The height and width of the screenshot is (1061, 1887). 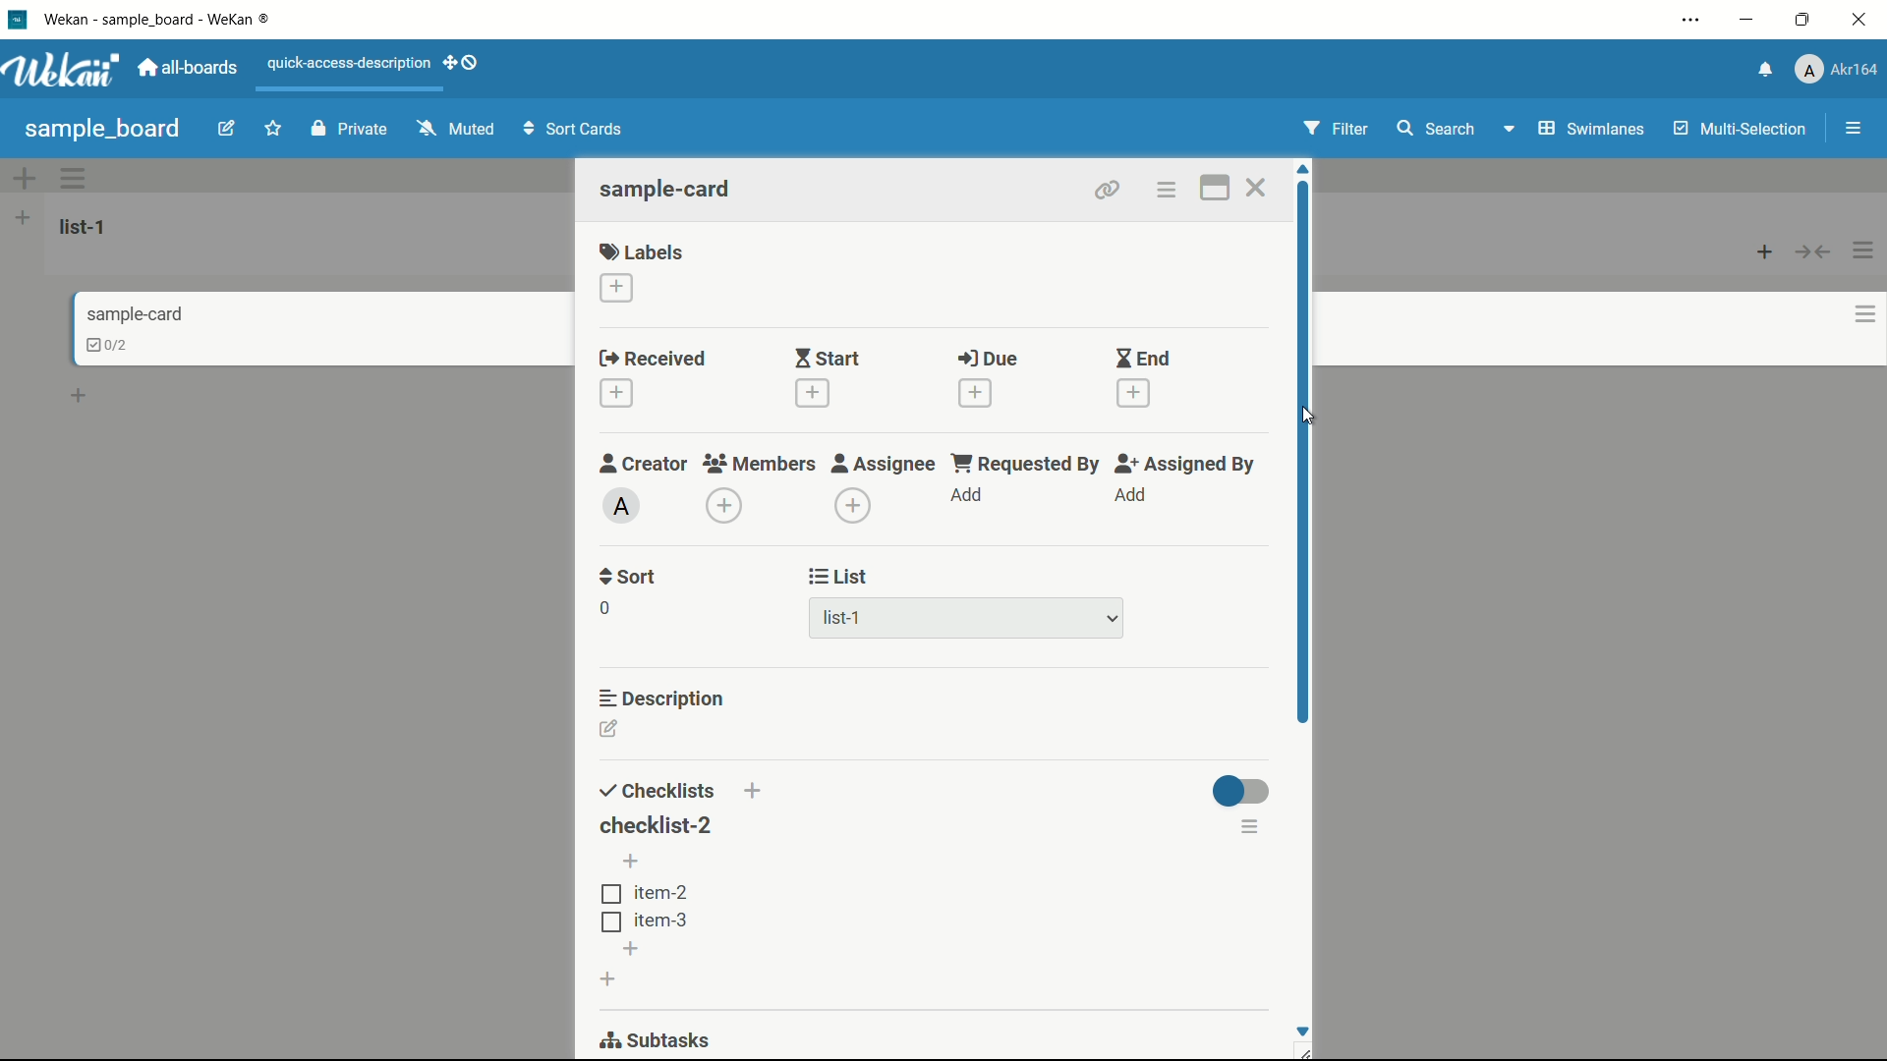 I want to click on dd, so click(x=970, y=494).